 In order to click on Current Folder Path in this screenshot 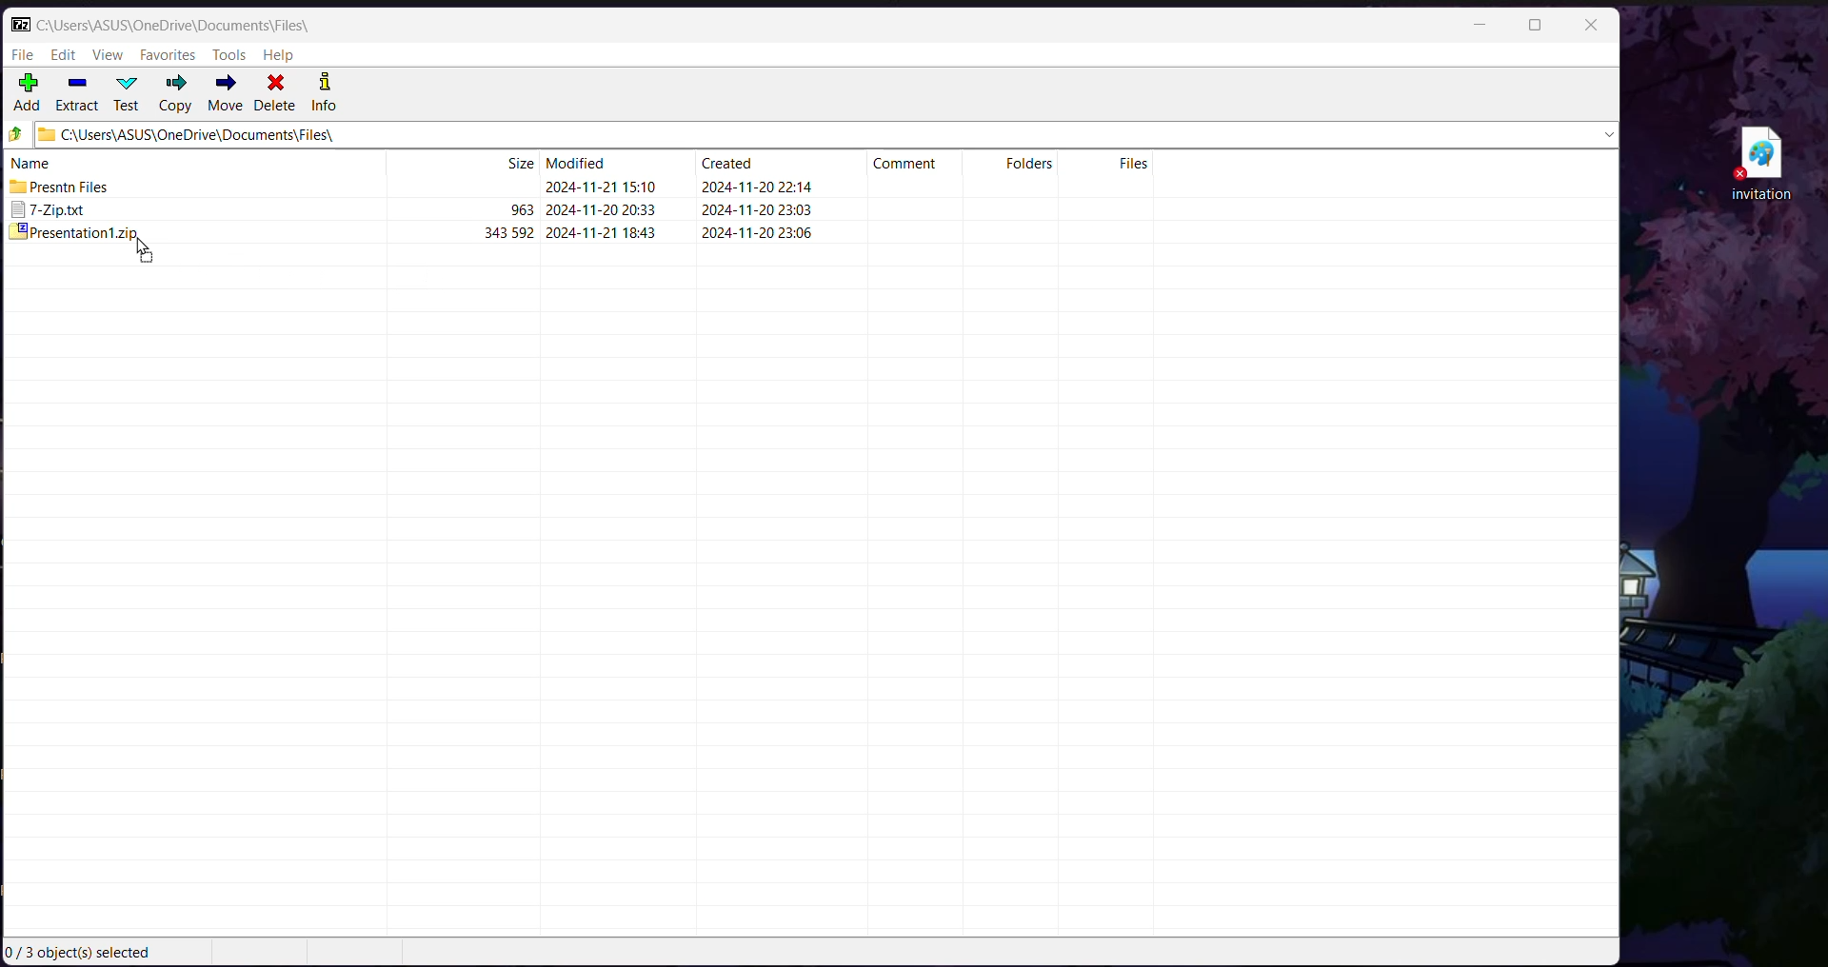, I will do `click(825, 136)`.